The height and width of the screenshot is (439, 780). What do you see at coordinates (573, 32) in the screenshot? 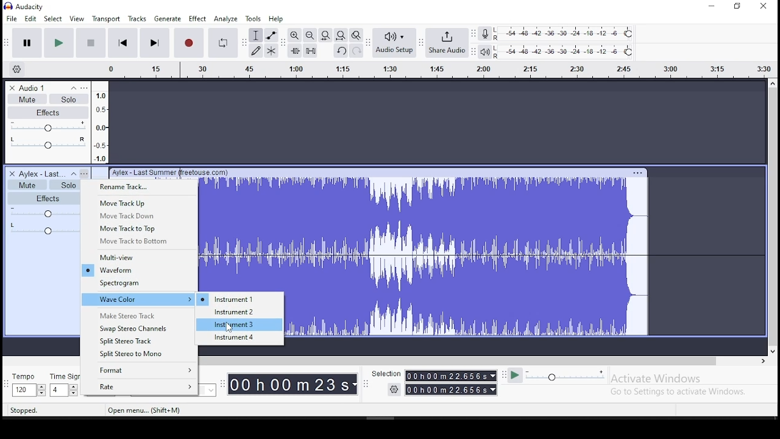
I see `record level` at bounding box center [573, 32].